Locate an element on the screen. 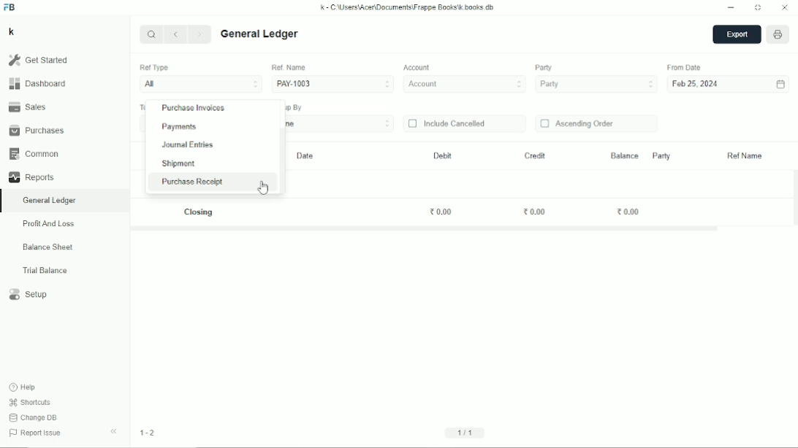 The image size is (798, 448). Profit and loss is located at coordinates (48, 224).